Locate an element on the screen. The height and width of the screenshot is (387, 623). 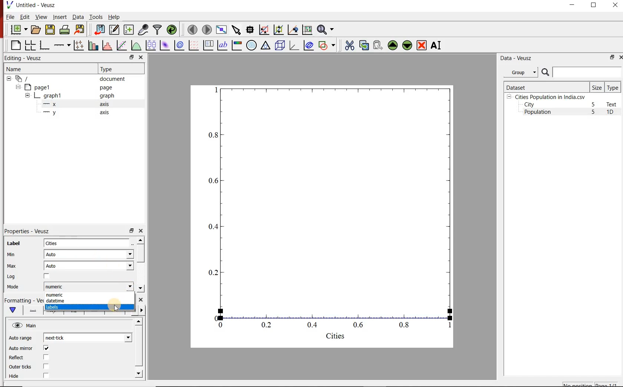
blank page is located at coordinates (15, 46).